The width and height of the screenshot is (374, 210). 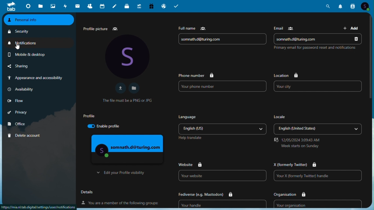 I want to click on Open file, so click(x=134, y=88).